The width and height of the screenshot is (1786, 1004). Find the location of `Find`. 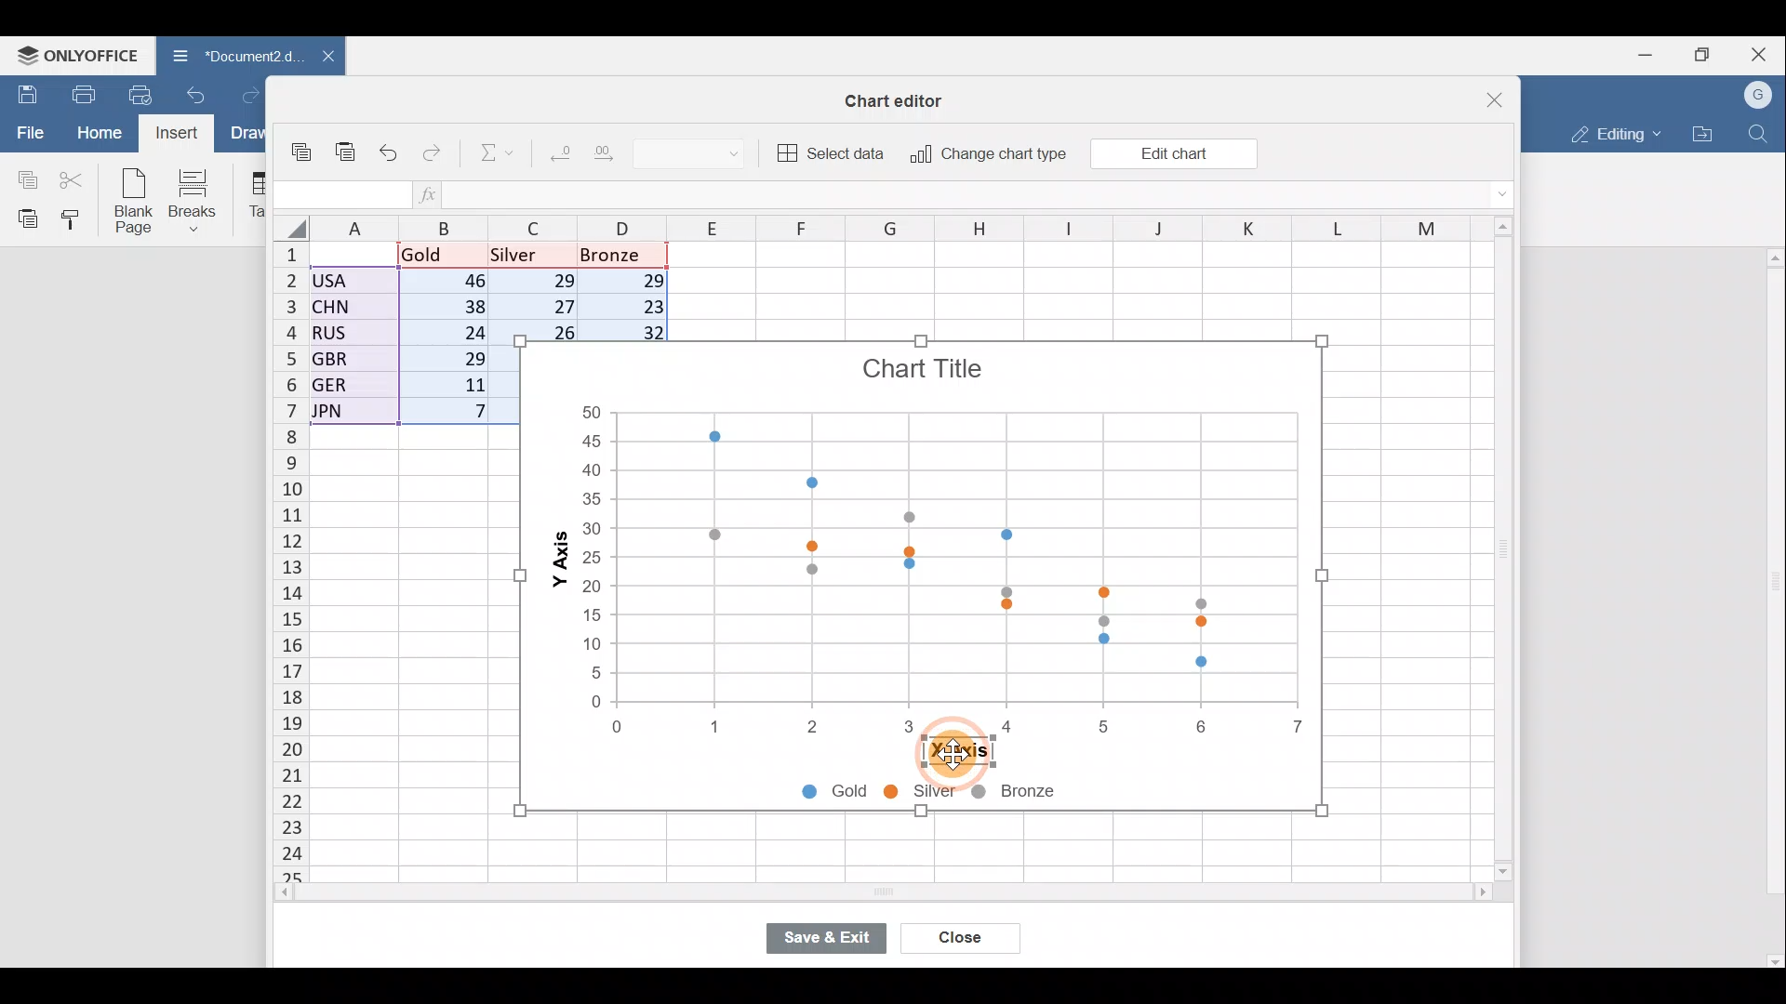

Find is located at coordinates (1759, 134).